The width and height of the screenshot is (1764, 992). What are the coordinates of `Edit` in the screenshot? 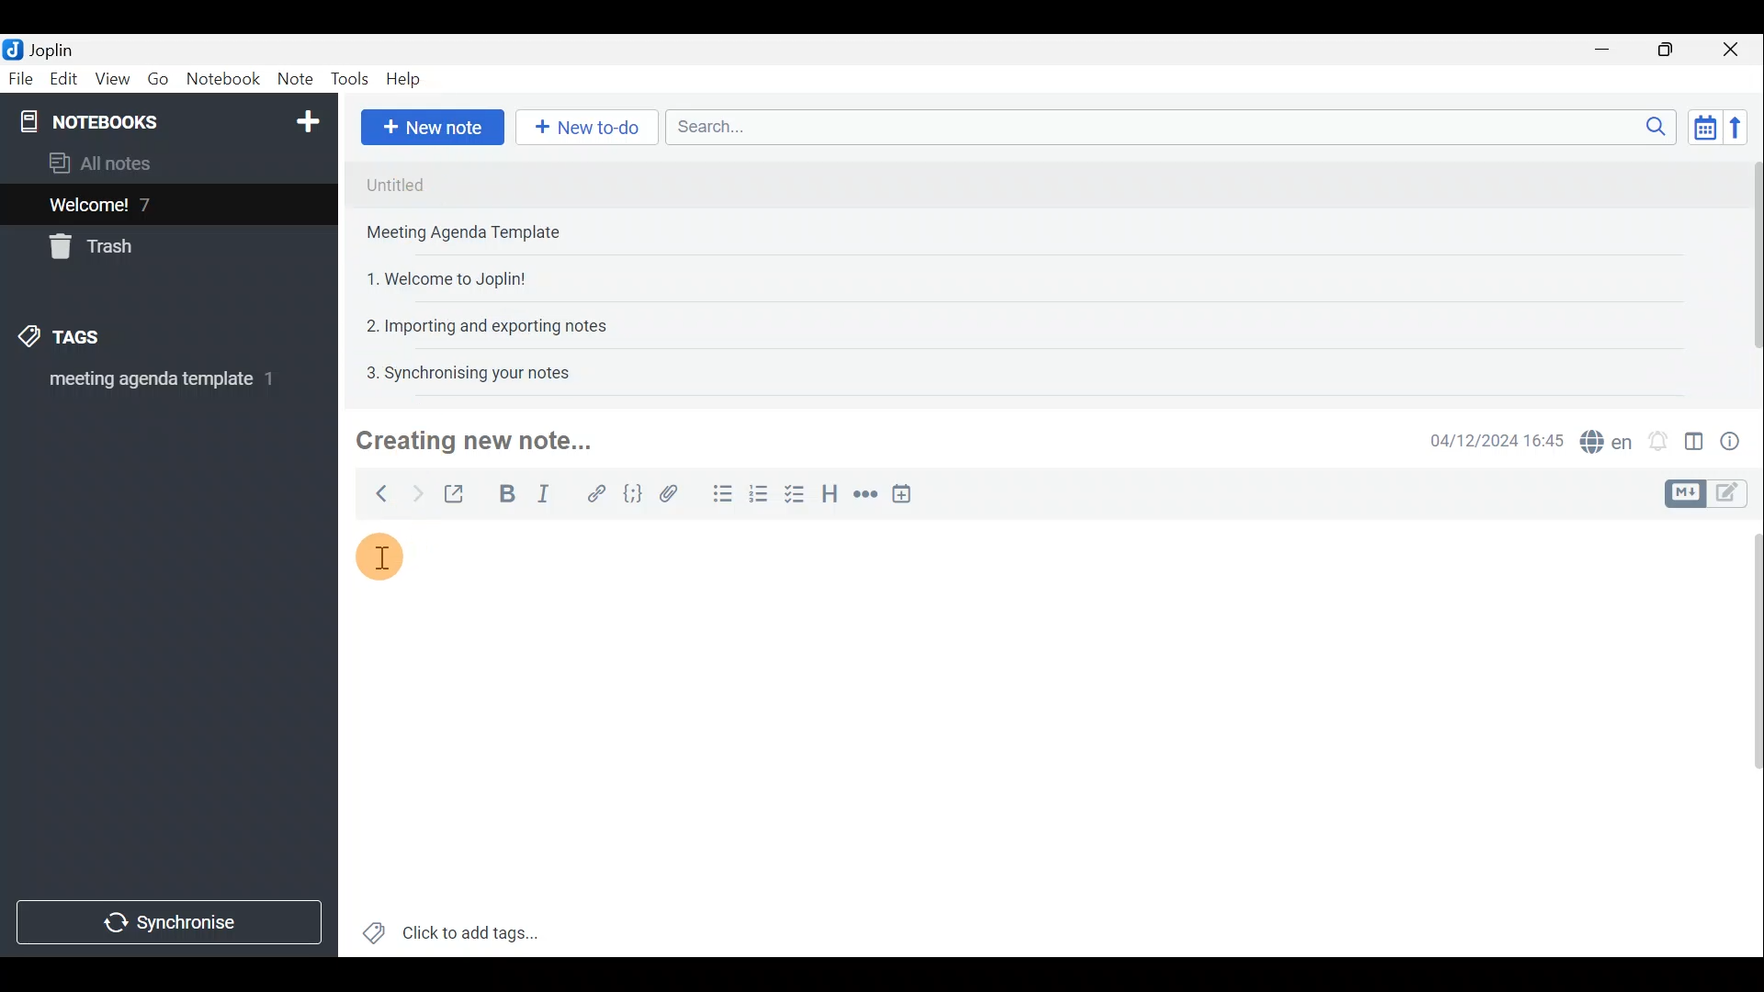 It's located at (60, 80).